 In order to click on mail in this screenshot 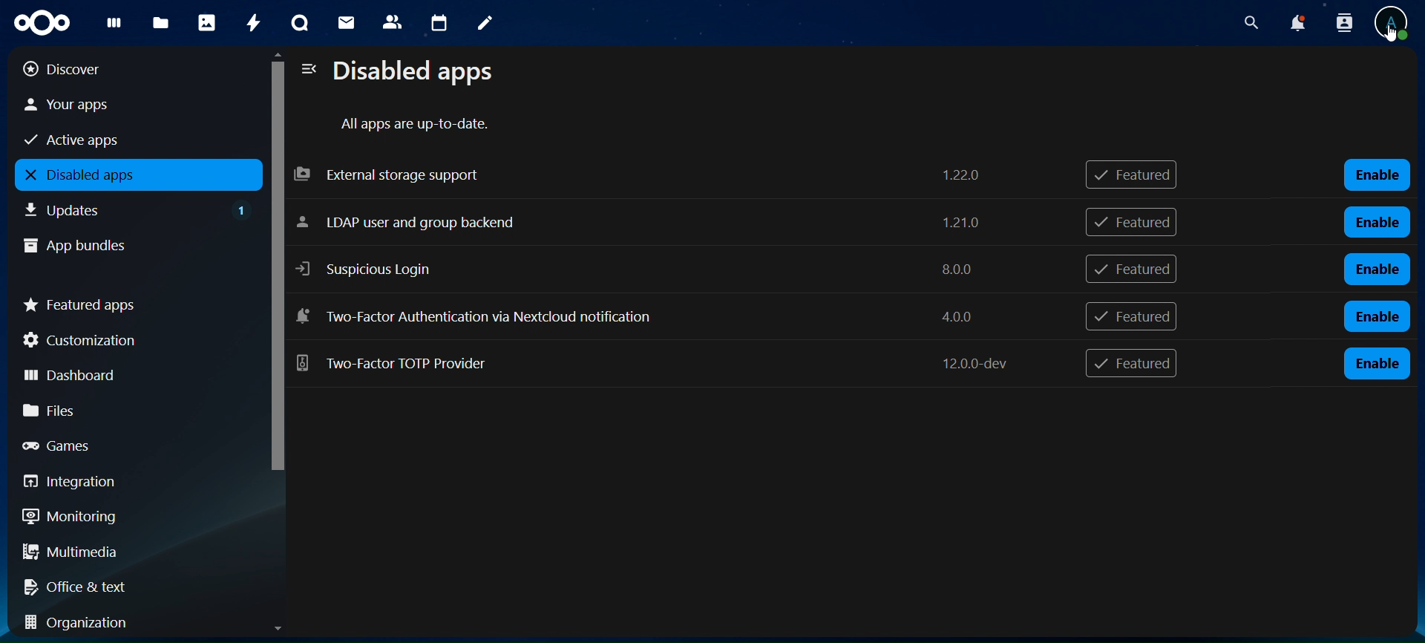, I will do `click(346, 21)`.